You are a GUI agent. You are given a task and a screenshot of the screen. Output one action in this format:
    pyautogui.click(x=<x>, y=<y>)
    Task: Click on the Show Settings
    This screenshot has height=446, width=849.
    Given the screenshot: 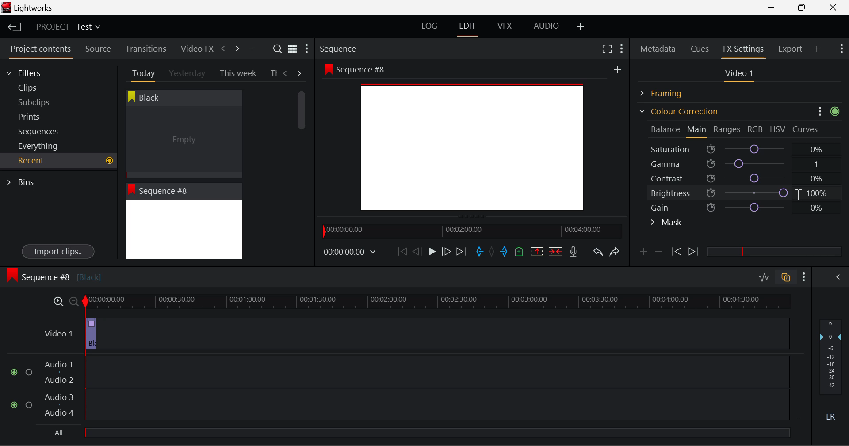 What is the action you would take?
    pyautogui.click(x=841, y=48)
    